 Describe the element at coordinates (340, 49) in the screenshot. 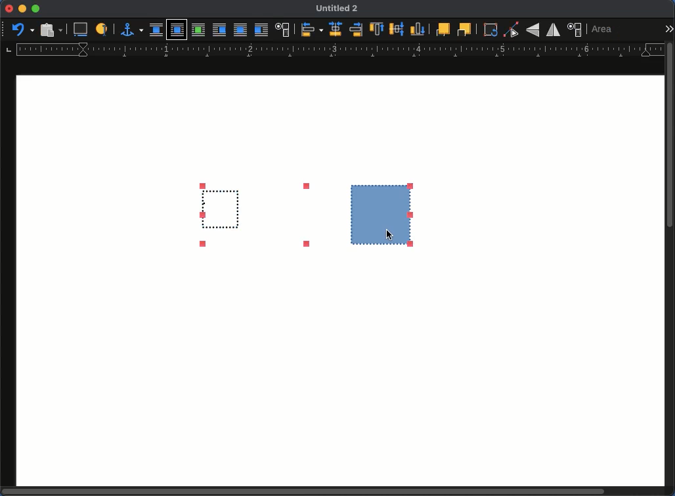

I see `guide` at that location.